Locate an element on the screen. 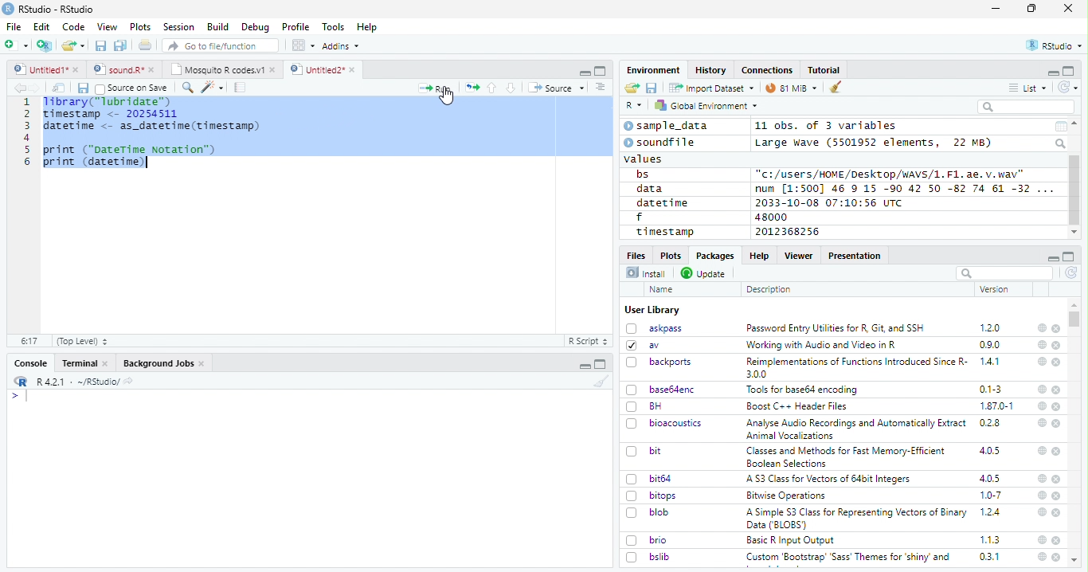 This screenshot has width=1088, height=572. backports is located at coordinates (661, 362).